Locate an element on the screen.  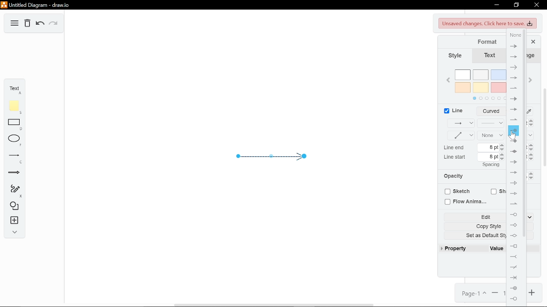
Shapes is located at coordinates (14, 207).